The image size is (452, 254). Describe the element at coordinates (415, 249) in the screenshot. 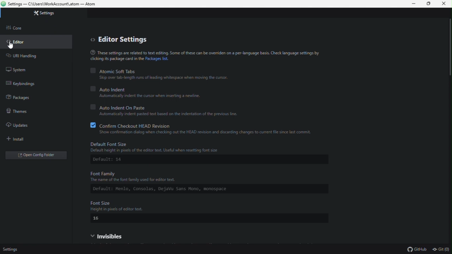

I see `github` at that location.